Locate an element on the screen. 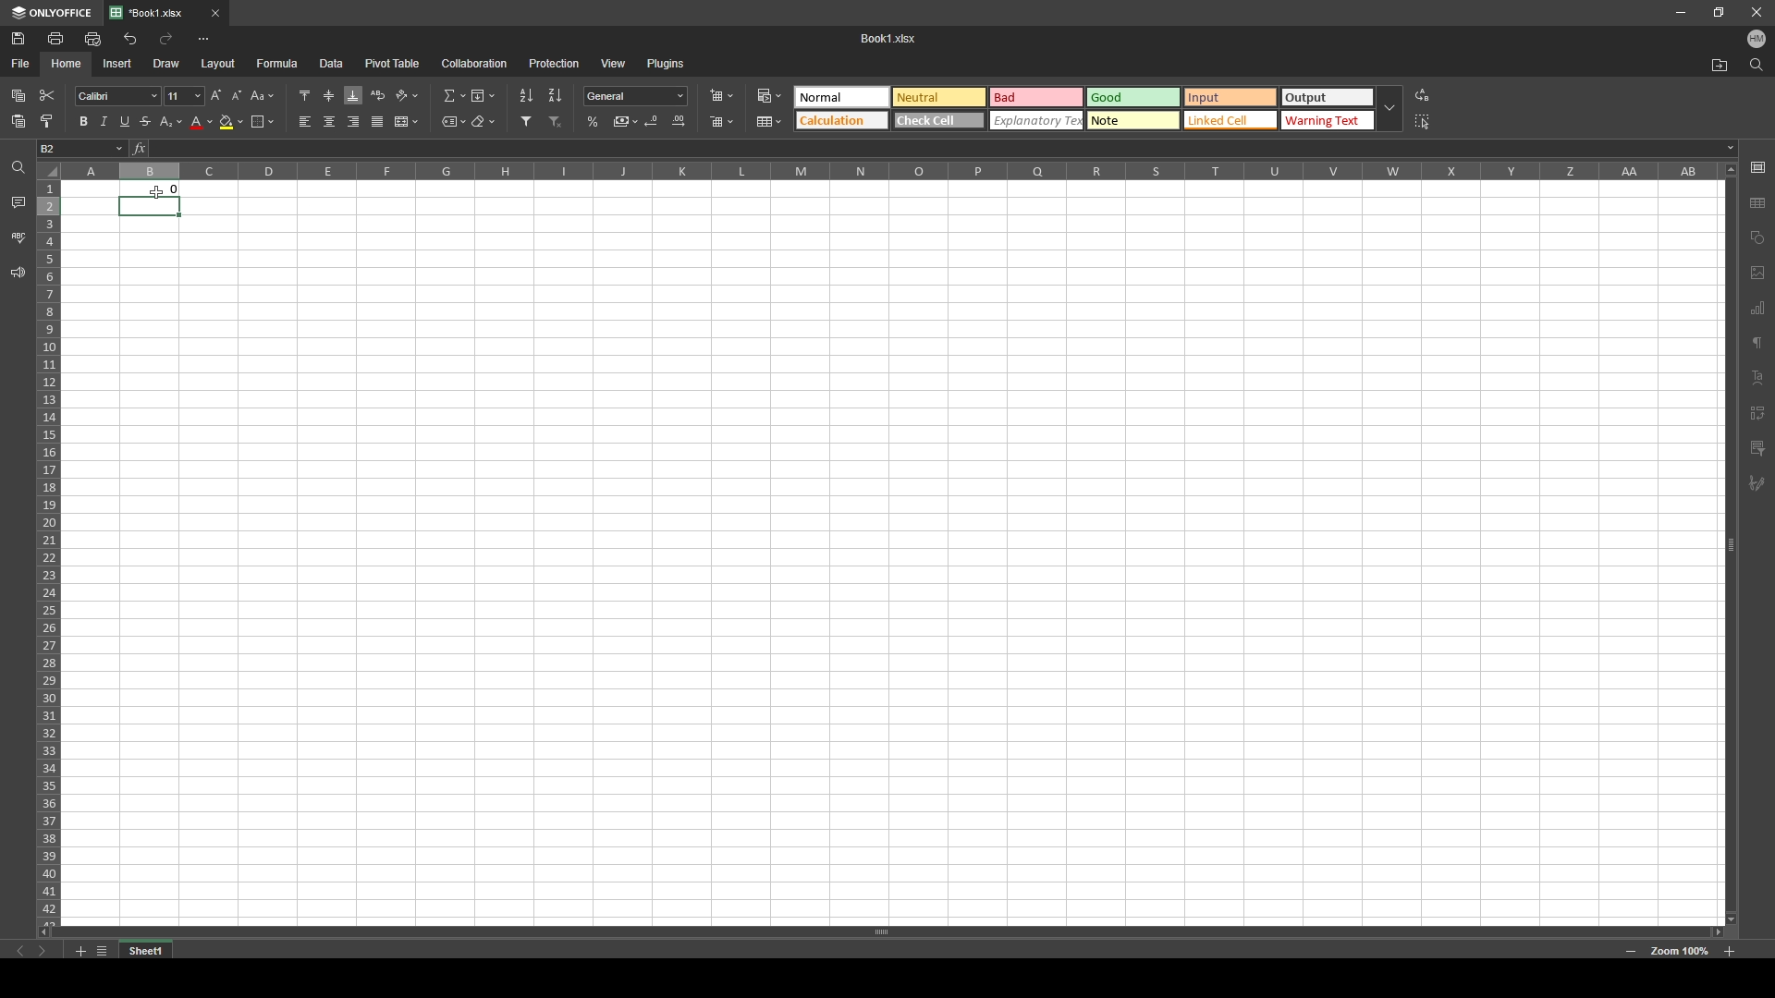 The width and height of the screenshot is (1775, 998). align right is located at coordinates (353, 122).